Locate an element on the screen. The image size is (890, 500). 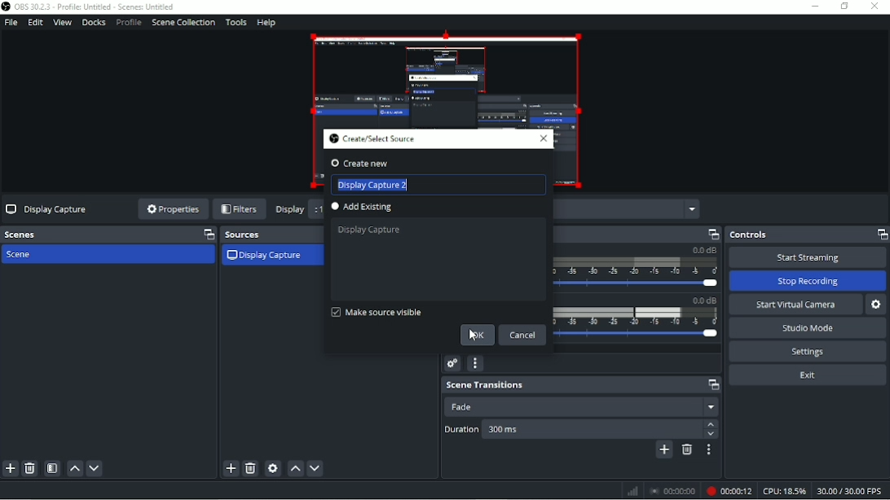
Audio mixer is located at coordinates (637, 235).